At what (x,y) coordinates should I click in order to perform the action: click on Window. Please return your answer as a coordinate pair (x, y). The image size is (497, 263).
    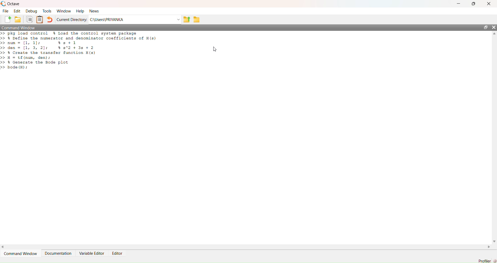
    Looking at the image, I should click on (63, 11).